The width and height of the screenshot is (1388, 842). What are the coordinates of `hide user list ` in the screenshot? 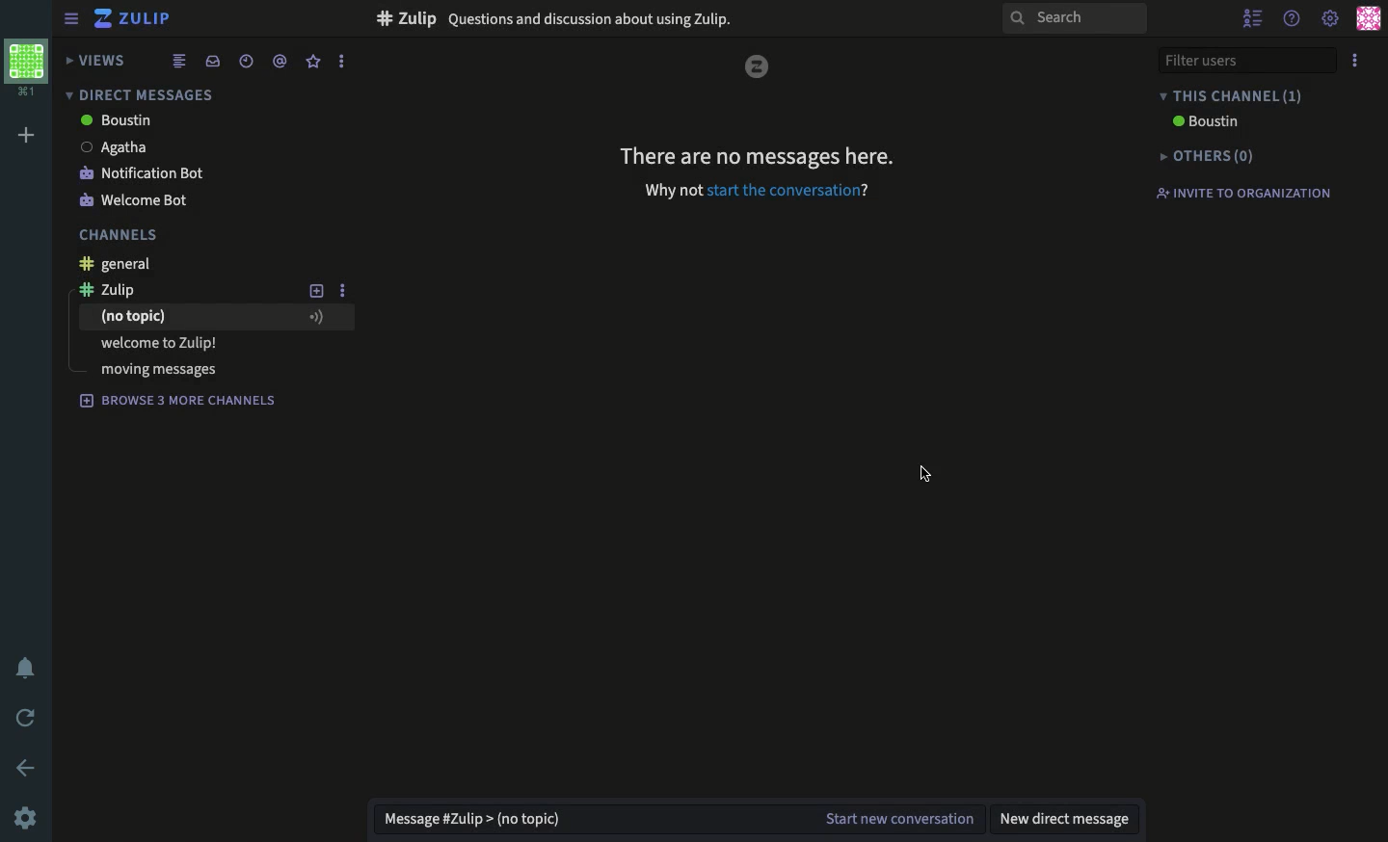 It's located at (1255, 17).